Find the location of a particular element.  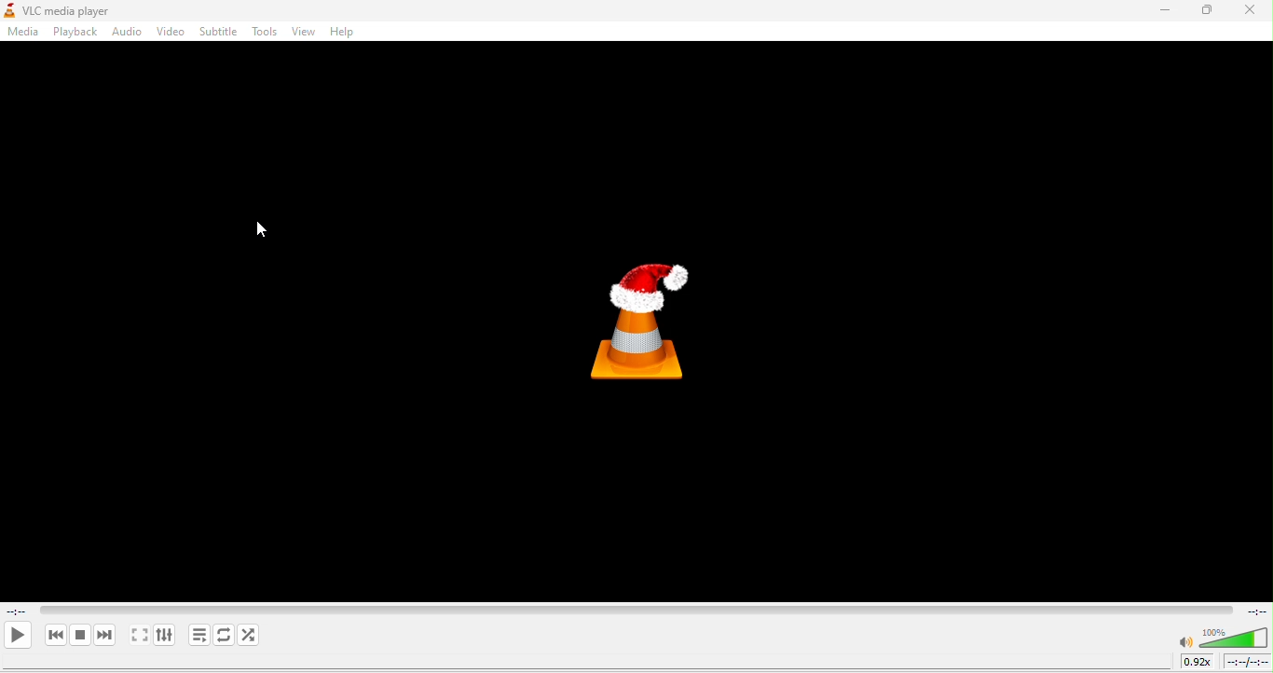

view is located at coordinates (305, 31).